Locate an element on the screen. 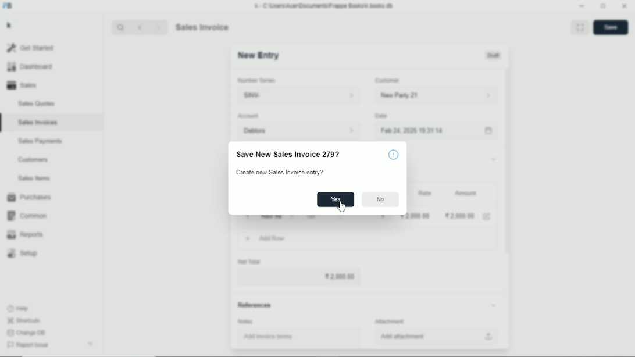 This screenshot has height=357, width=635. Customer is located at coordinates (388, 81).